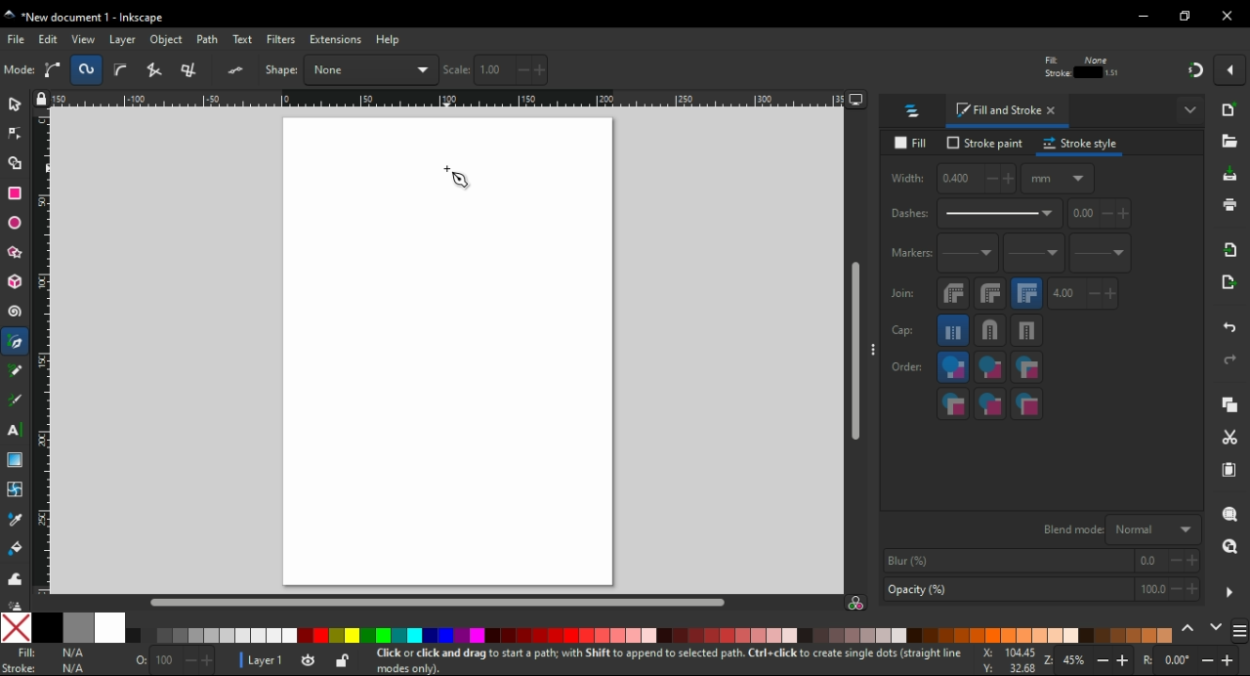 Image resolution: width=1250 pixels, height=676 pixels. I want to click on blend mode Normal, so click(1118, 528).